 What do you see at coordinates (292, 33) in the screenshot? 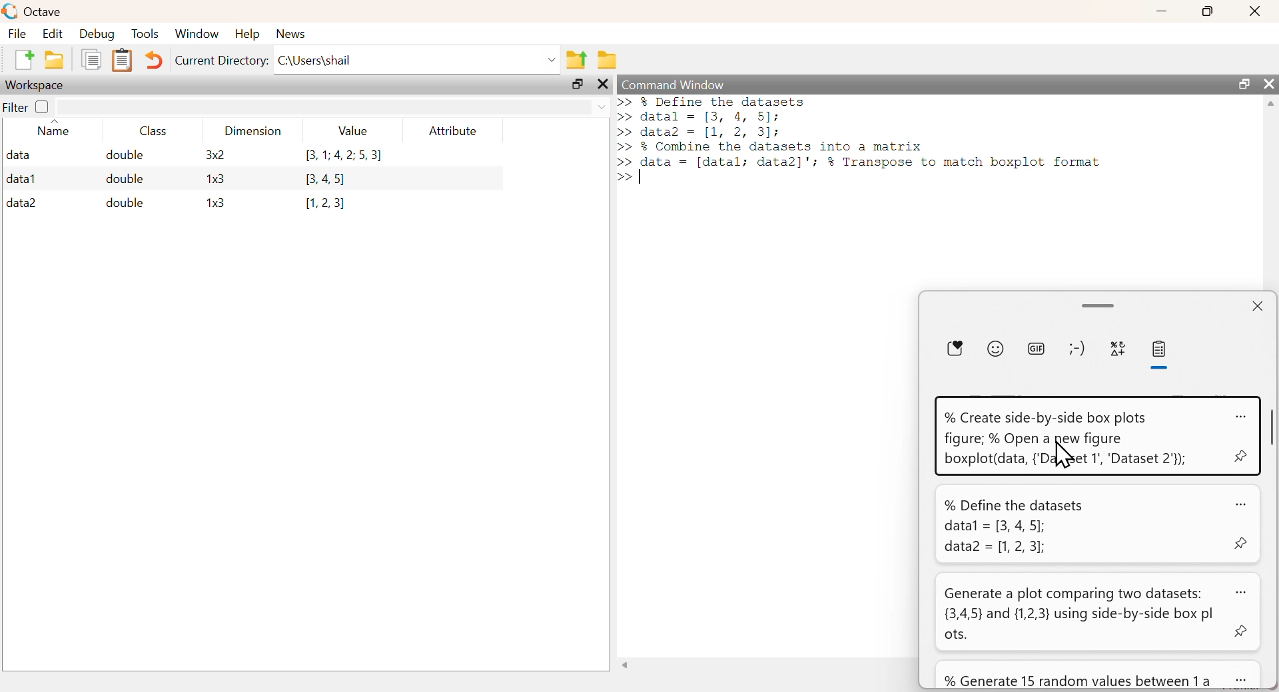
I see `News` at bounding box center [292, 33].